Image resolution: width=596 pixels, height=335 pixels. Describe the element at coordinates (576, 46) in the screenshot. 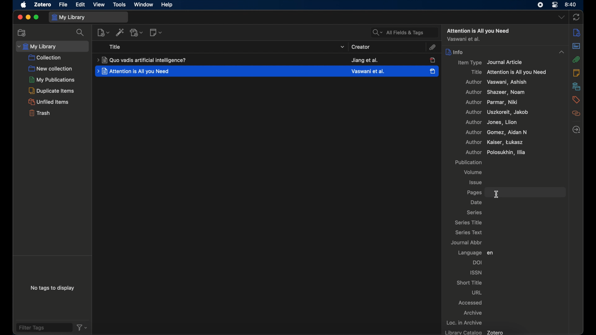

I see `abstract` at that location.